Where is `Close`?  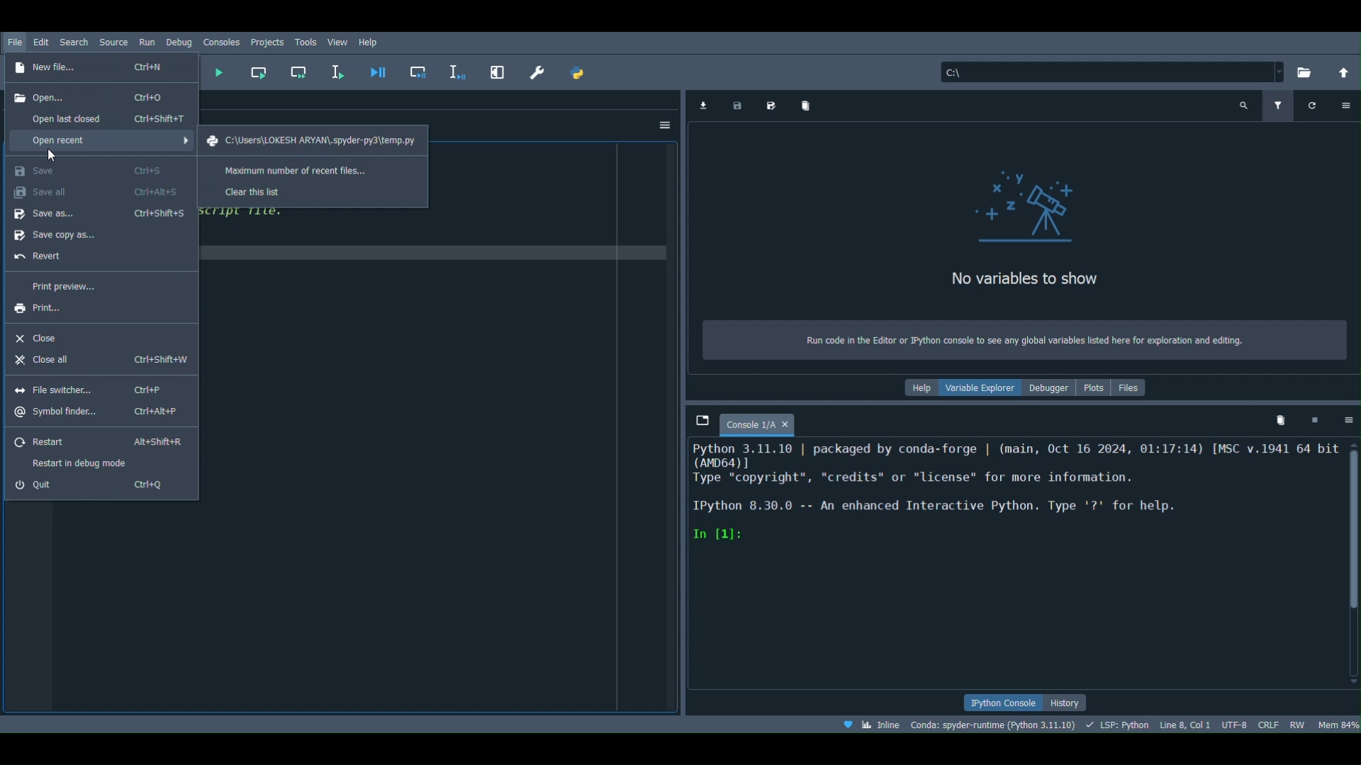 Close is located at coordinates (82, 335).